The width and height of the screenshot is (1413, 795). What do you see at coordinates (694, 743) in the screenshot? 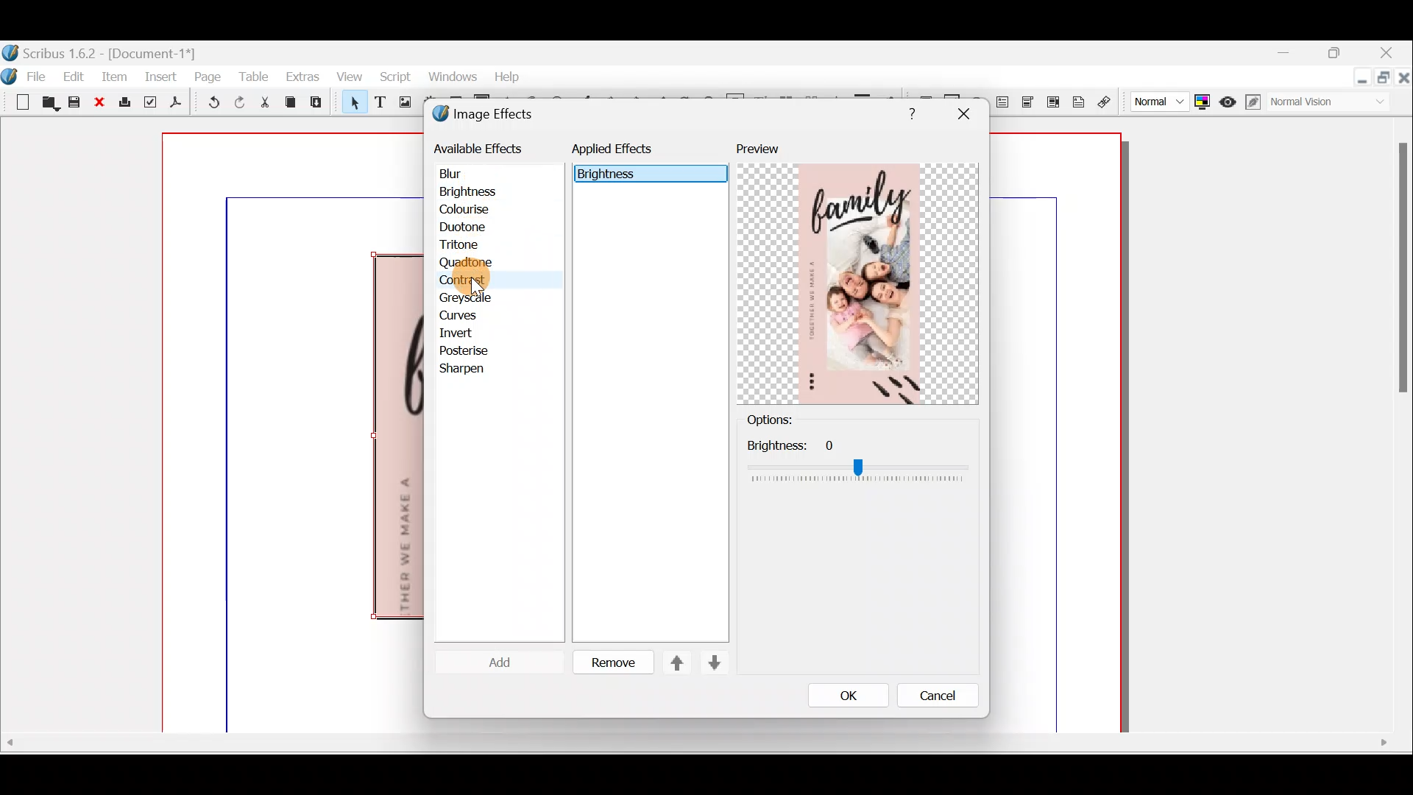
I see `` at bounding box center [694, 743].